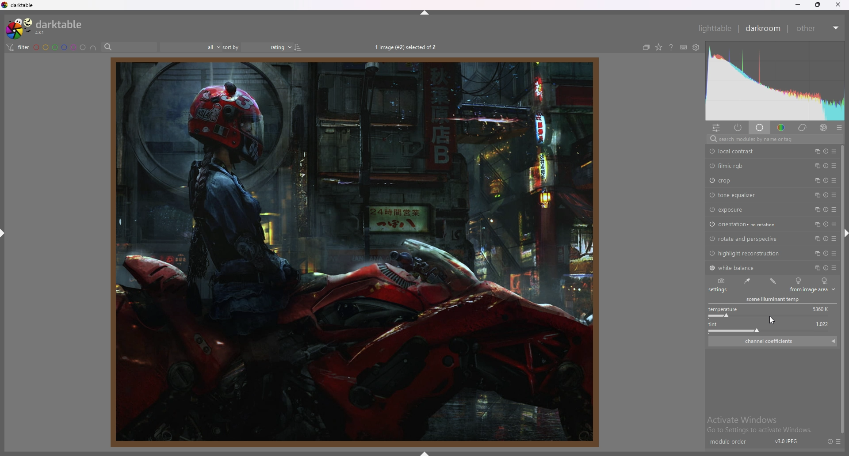 The width and height of the screenshot is (849, 456). What do you see at coordinates (815, 268) in the screenshot?
I see `multiple instances action` at bounding box center [815, 268].